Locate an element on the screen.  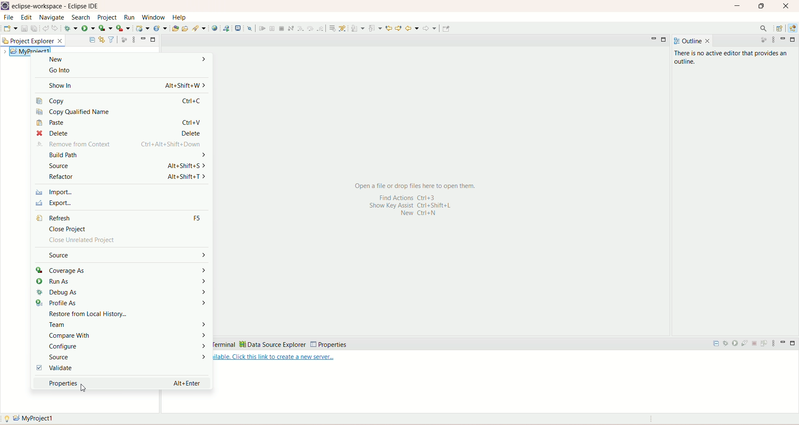
there is no active editor that provides an outline is located at coordinates (733, 57).